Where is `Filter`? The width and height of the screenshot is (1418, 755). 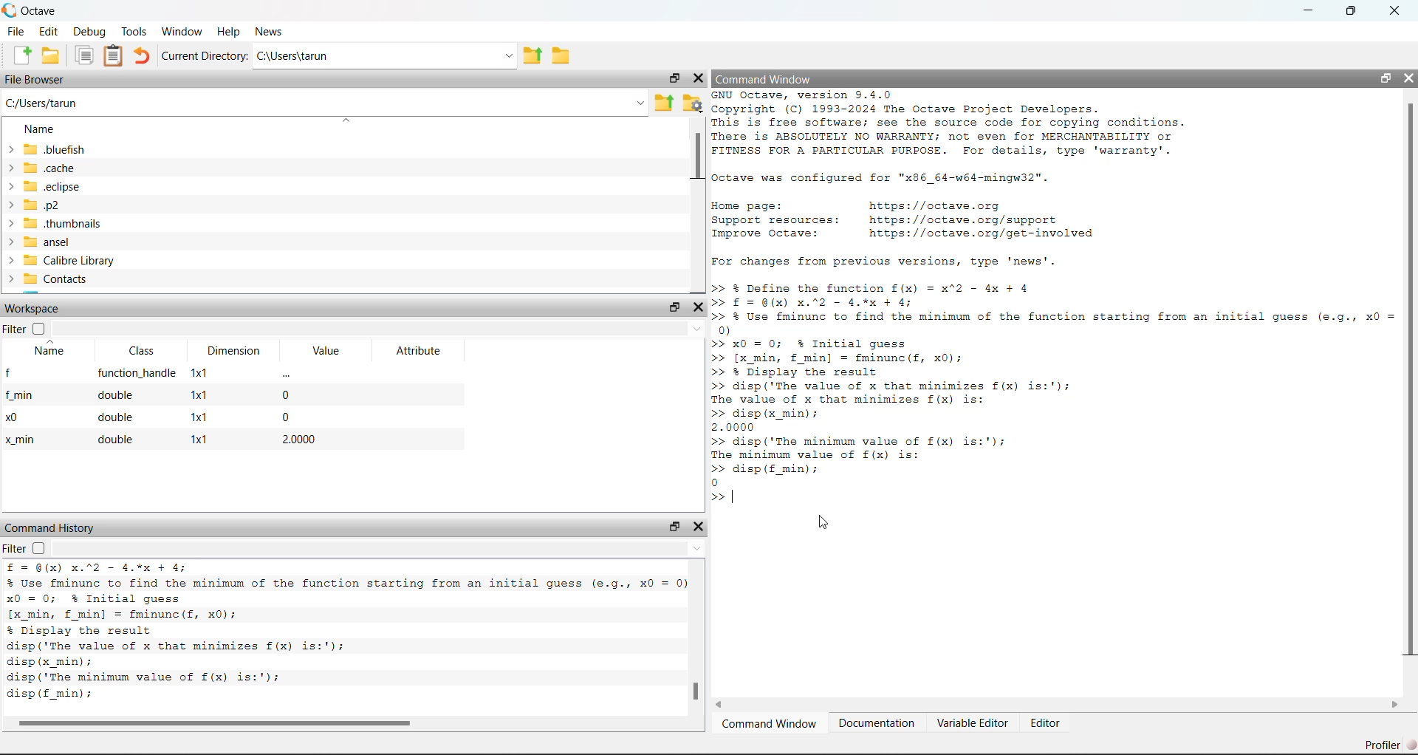
Filter is located at coordinates (31, 329).